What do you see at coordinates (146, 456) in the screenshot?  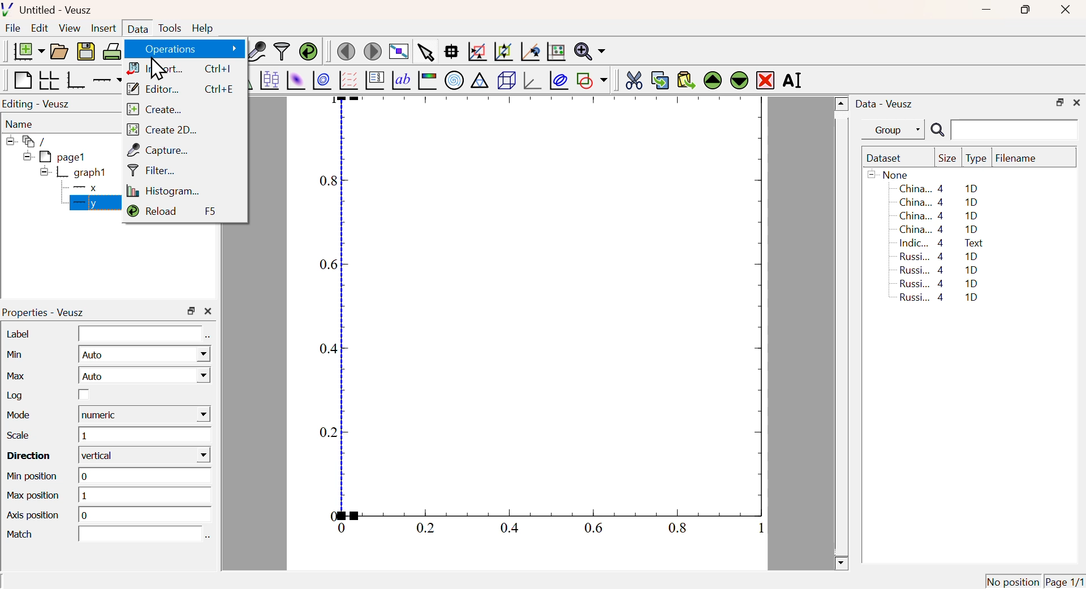 I see `vertical ` at bounding box center [146, 456].